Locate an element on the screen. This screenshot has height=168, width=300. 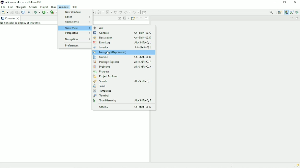
Minimize is located at coordinates (291, 18).